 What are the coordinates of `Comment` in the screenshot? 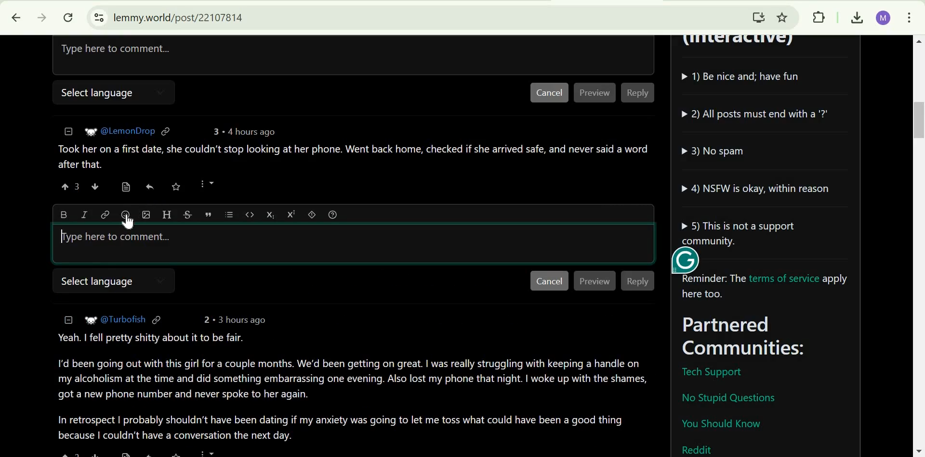 It's located at (351, 385).